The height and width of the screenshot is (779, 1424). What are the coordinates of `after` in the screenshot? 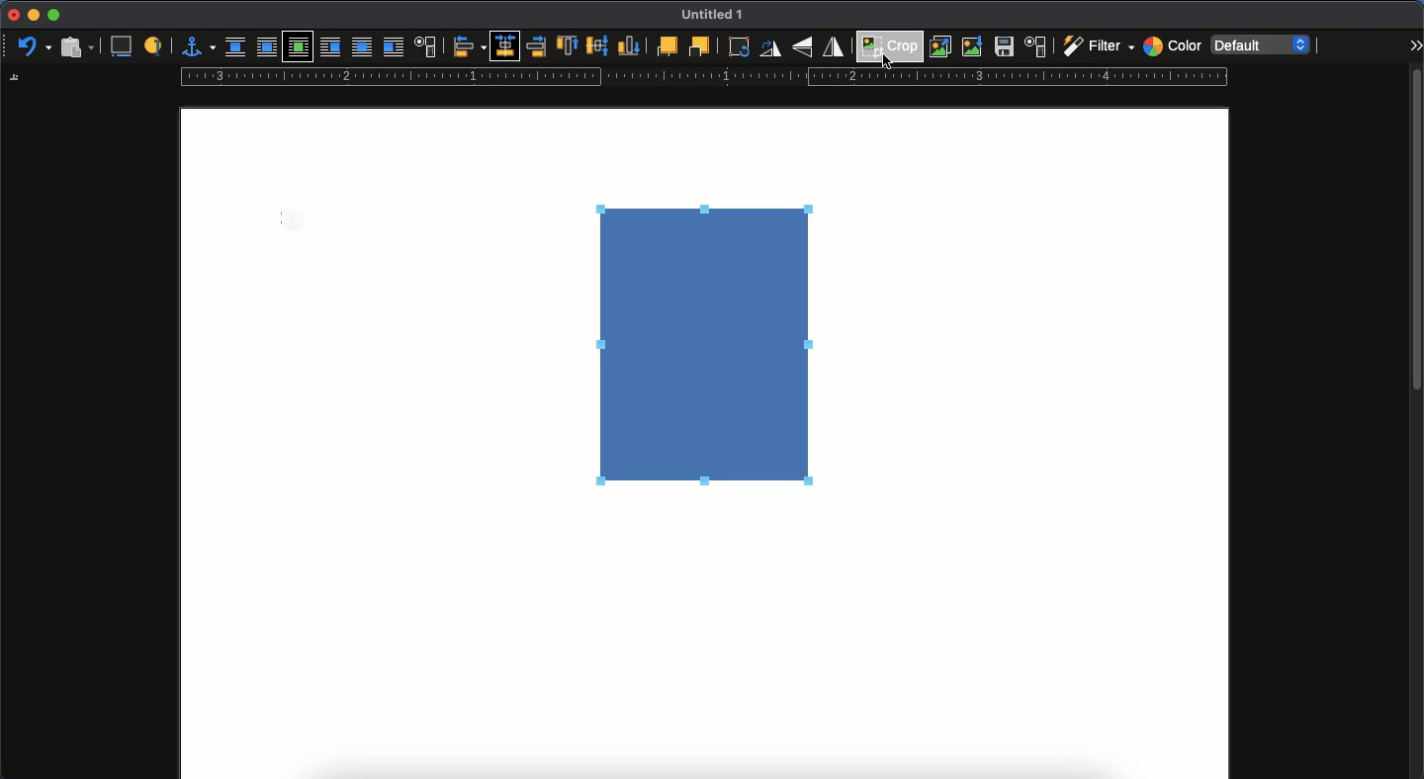 It's located at (393, 49).